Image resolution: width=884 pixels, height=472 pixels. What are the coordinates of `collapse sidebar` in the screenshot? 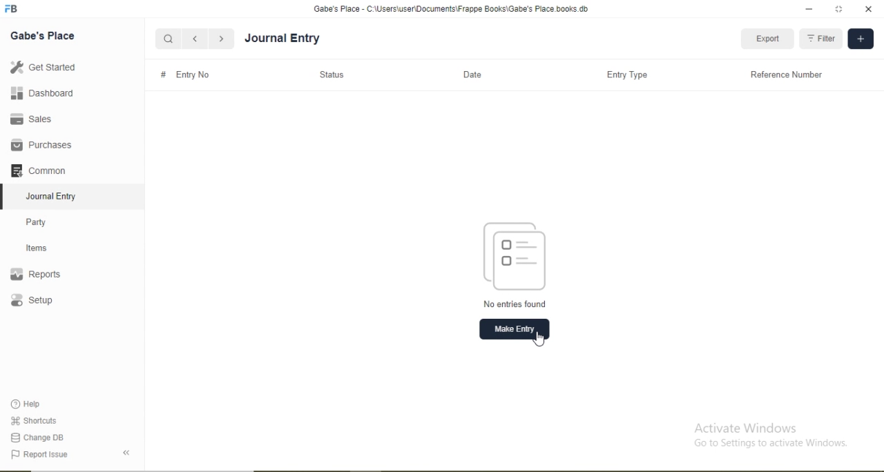 It's located at (128, 453).